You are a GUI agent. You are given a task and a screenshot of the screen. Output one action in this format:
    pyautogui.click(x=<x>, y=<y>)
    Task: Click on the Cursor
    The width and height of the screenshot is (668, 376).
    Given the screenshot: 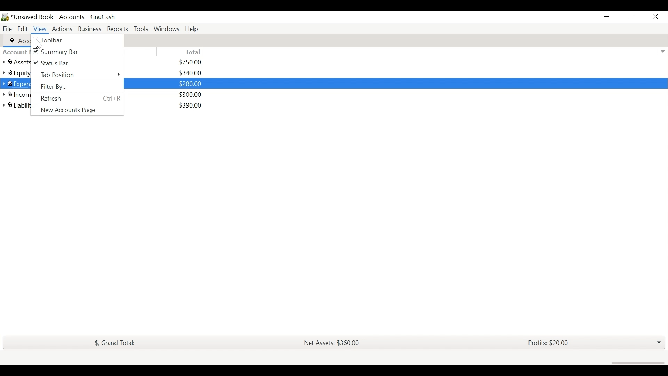 What is the action you would take?
    pyautogui.click(x=39, y=44)
    